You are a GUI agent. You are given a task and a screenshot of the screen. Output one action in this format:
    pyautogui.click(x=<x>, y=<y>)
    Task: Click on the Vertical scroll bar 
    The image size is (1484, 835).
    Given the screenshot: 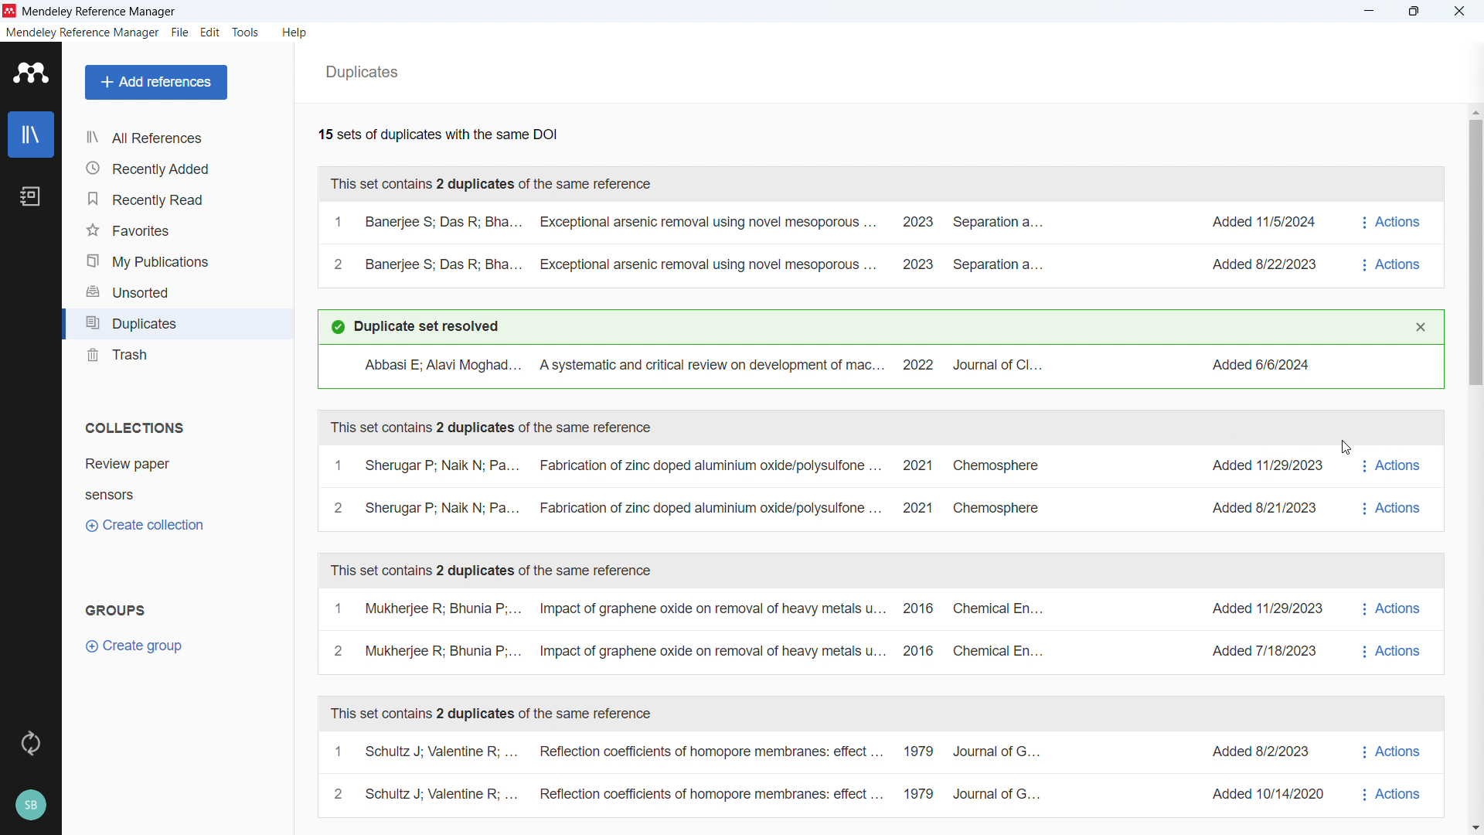 What is the action you would take?
    pyautogui.click(x=1478, y=254)
    